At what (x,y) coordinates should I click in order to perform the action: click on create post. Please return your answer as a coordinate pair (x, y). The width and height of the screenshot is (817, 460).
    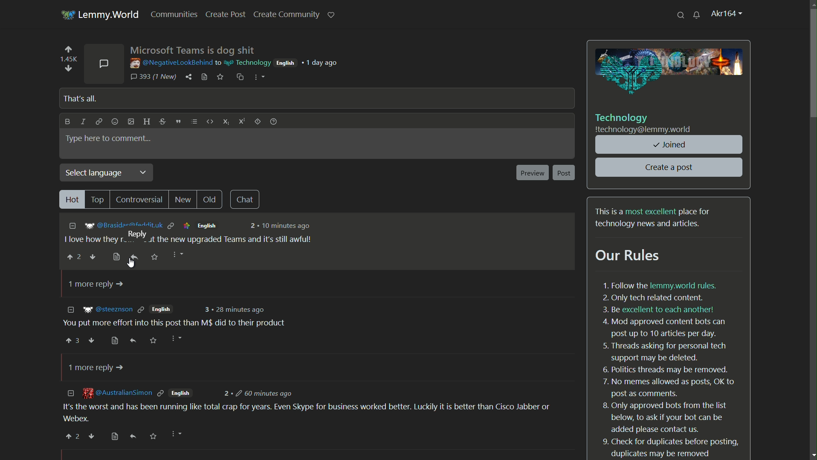
    Looking at the image, I should click on (226, 14).